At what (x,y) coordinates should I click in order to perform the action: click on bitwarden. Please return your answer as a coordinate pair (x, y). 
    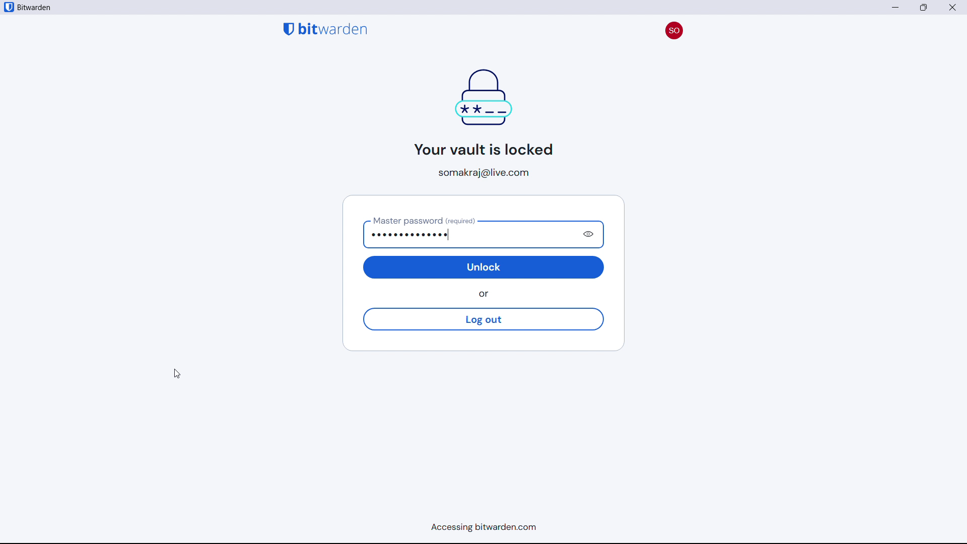
    Looking at the image, I should click on (38, 8).